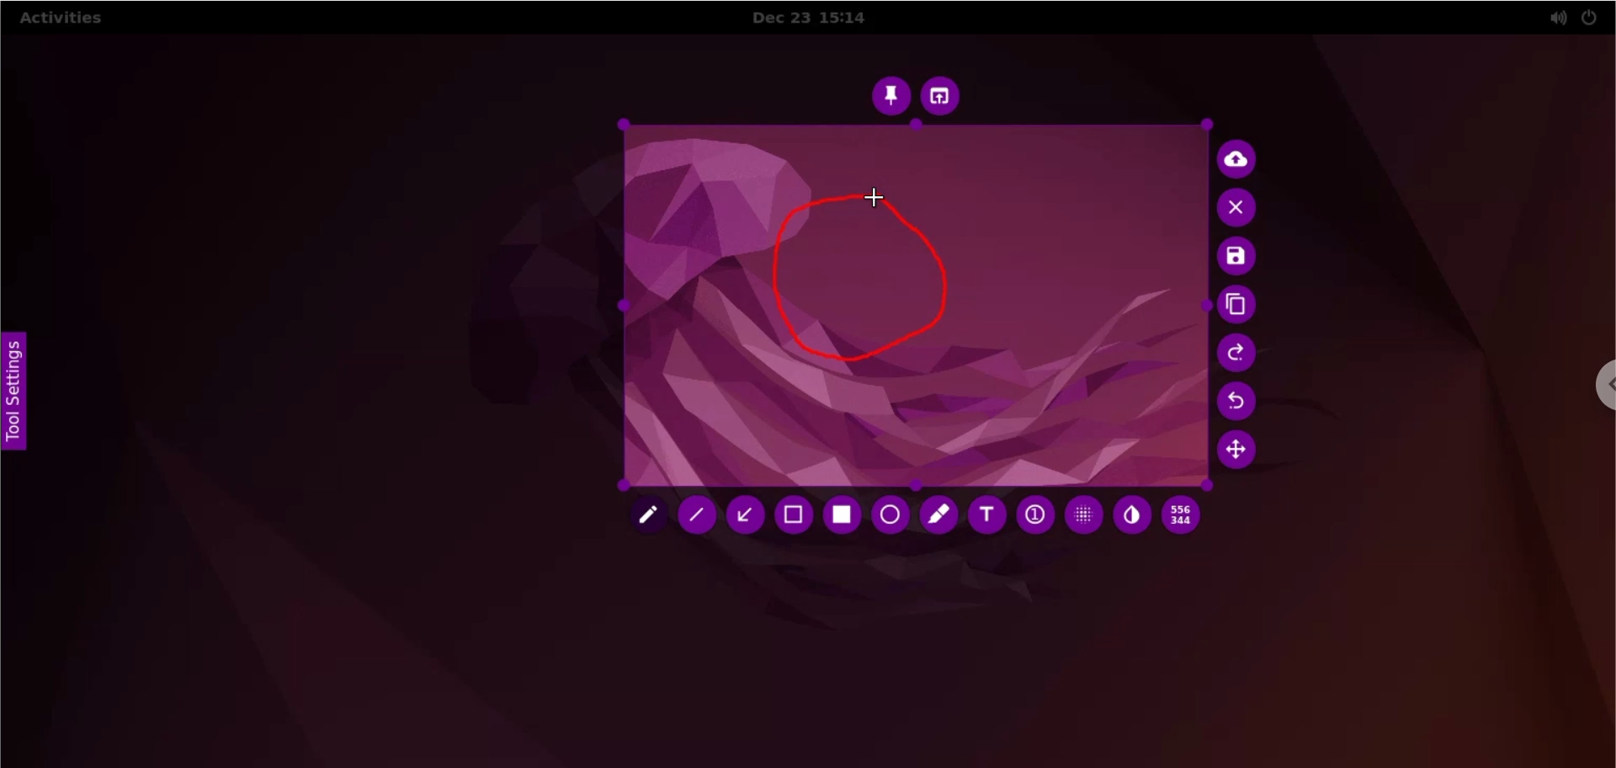  What do you see at coordinates (16, 395) in the screenshot?
I see `tool settings` at bounding box center [16, 395].